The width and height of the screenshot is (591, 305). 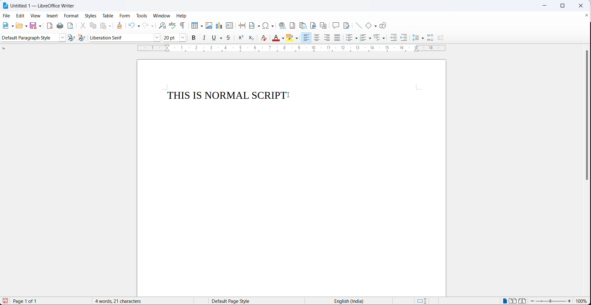 I want to click on insert table, so click(x=194, y=25).